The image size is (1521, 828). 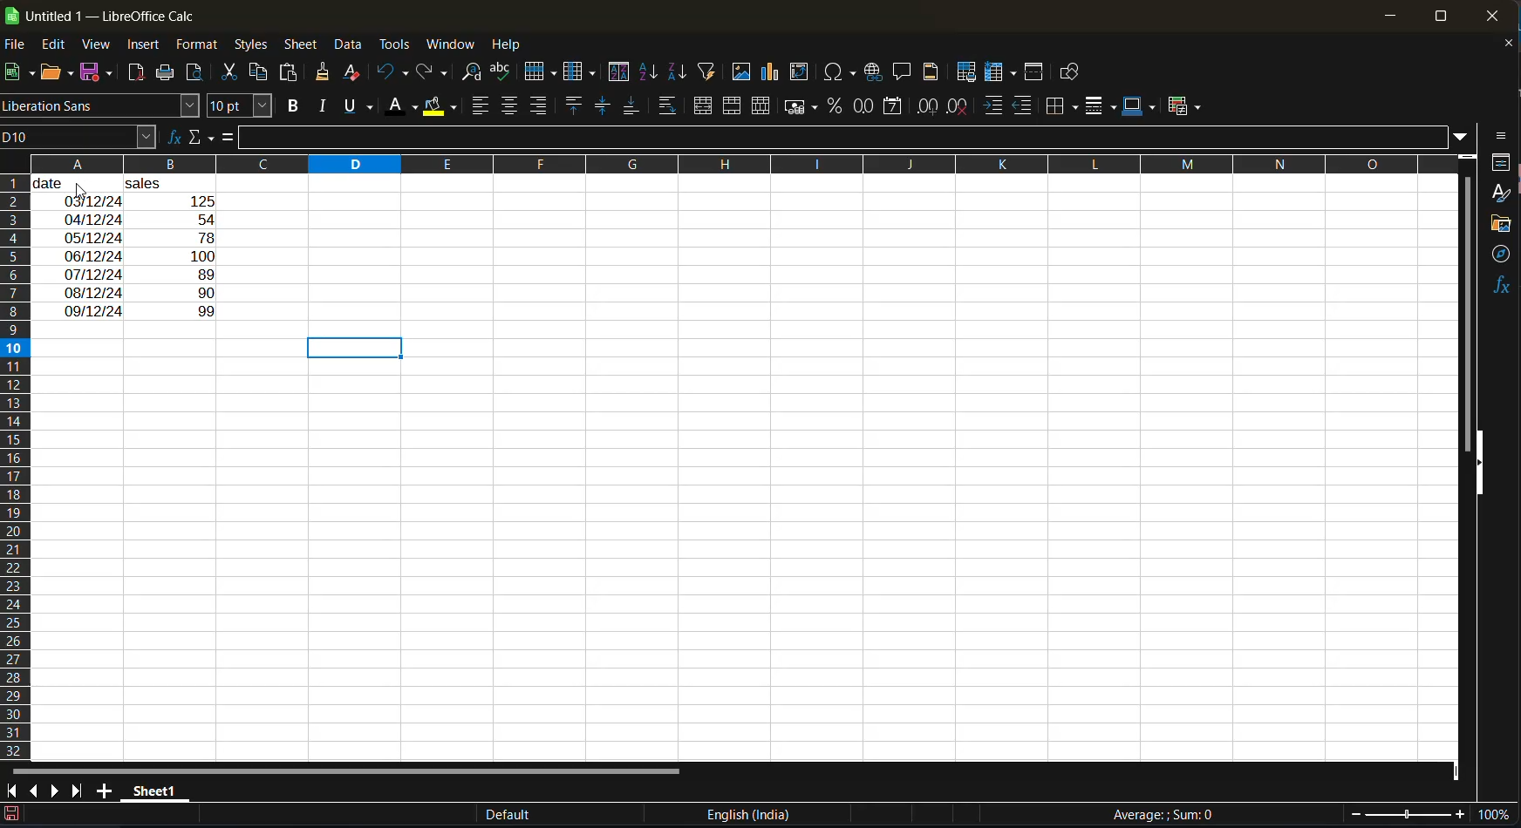 I want to click on format as date, so click(x=897, y=107).